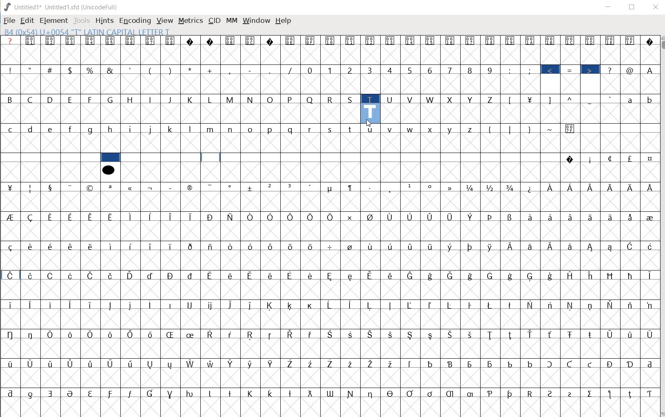 The height and width of the screenshot is (417, 665). Describe the element at coordinates (370, 113) in the screenshot. I see `T glyph` at that location.